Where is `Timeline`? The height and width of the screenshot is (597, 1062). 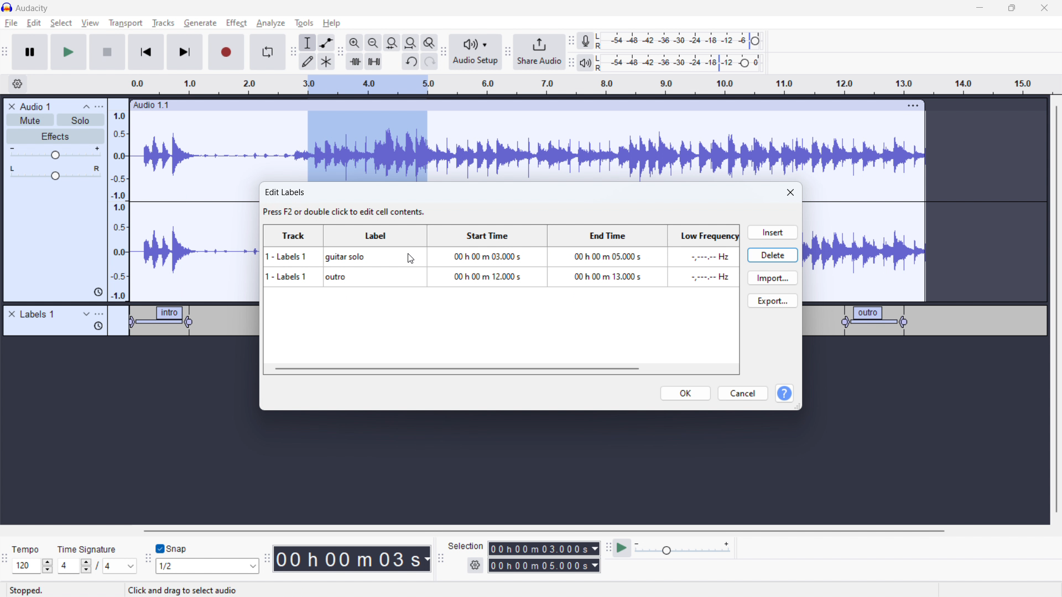
Timeline is located at coordinates (924, 373).